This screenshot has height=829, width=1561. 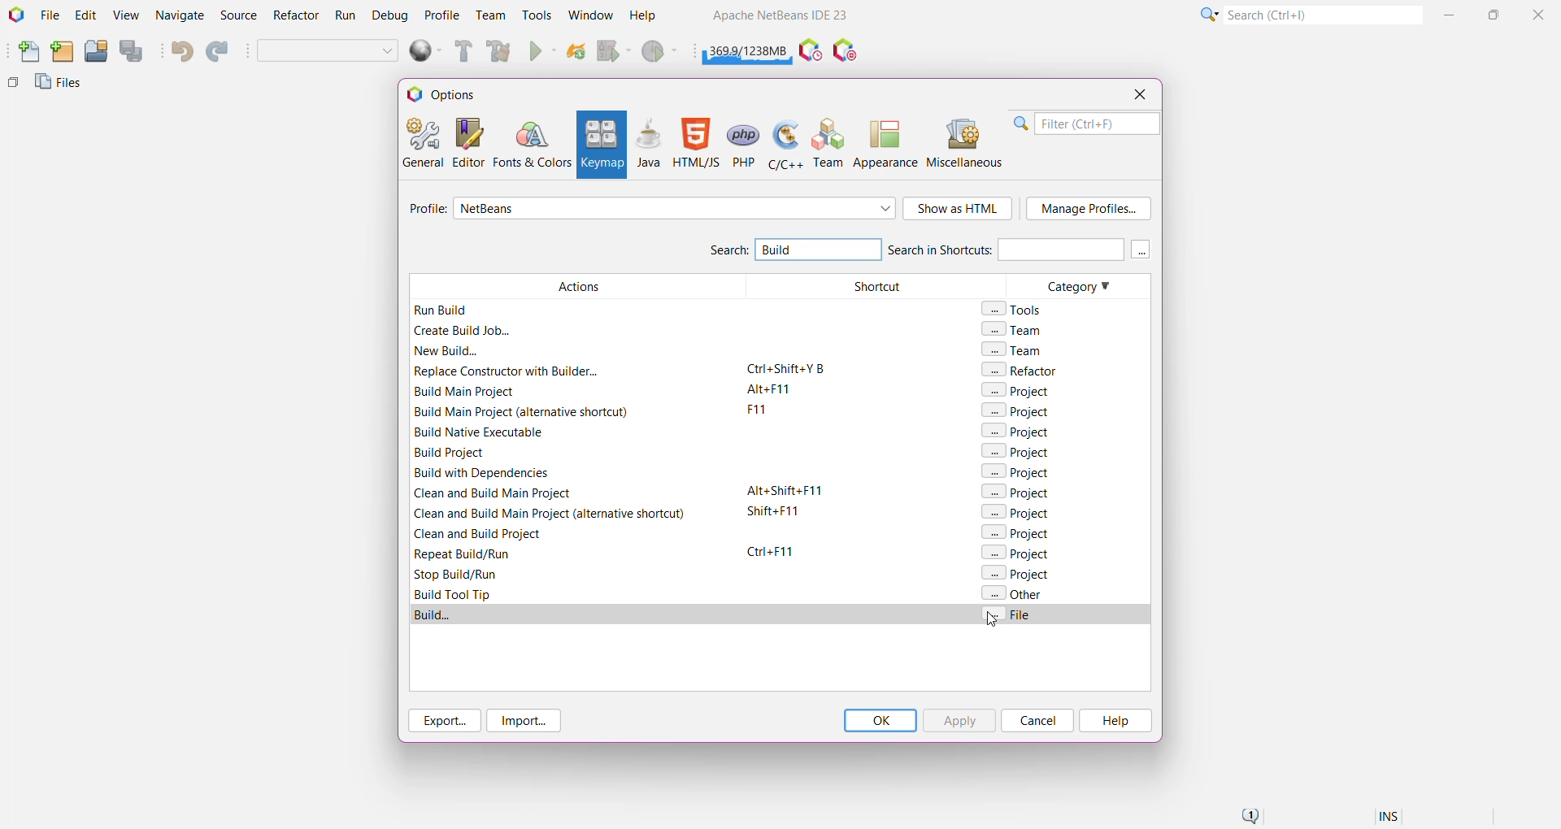 What do you see at coordinates (425, 211) in the screenshot?
I see `Profile` at bounding box center [425, 211].